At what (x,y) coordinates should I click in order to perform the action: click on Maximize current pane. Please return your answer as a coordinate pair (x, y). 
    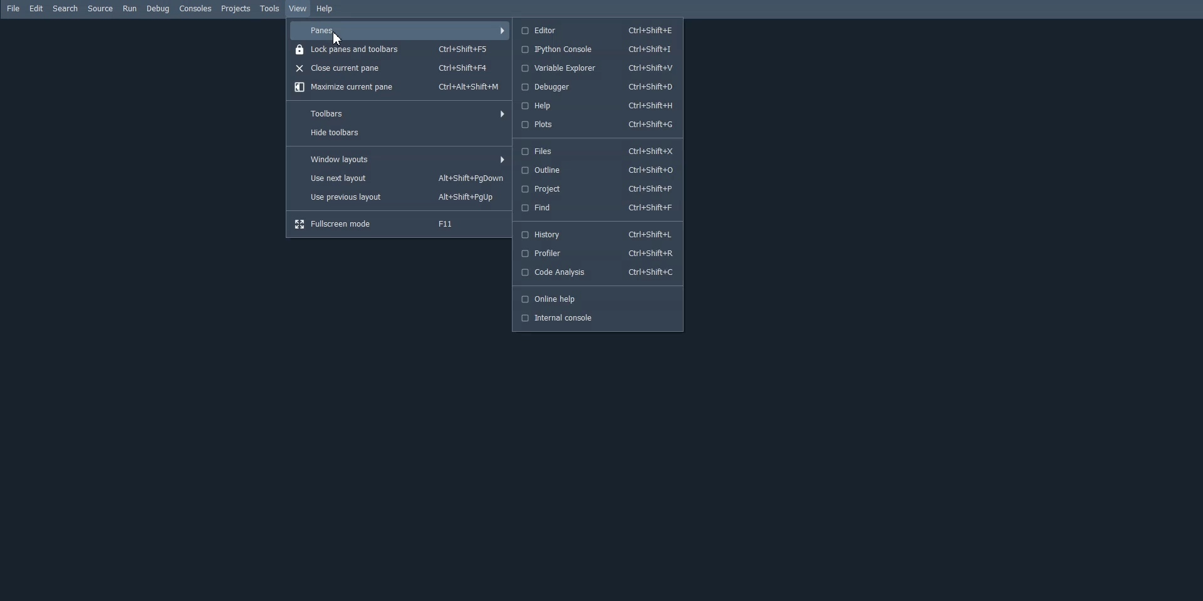
    Looking at the image, I should click on (400, 88).